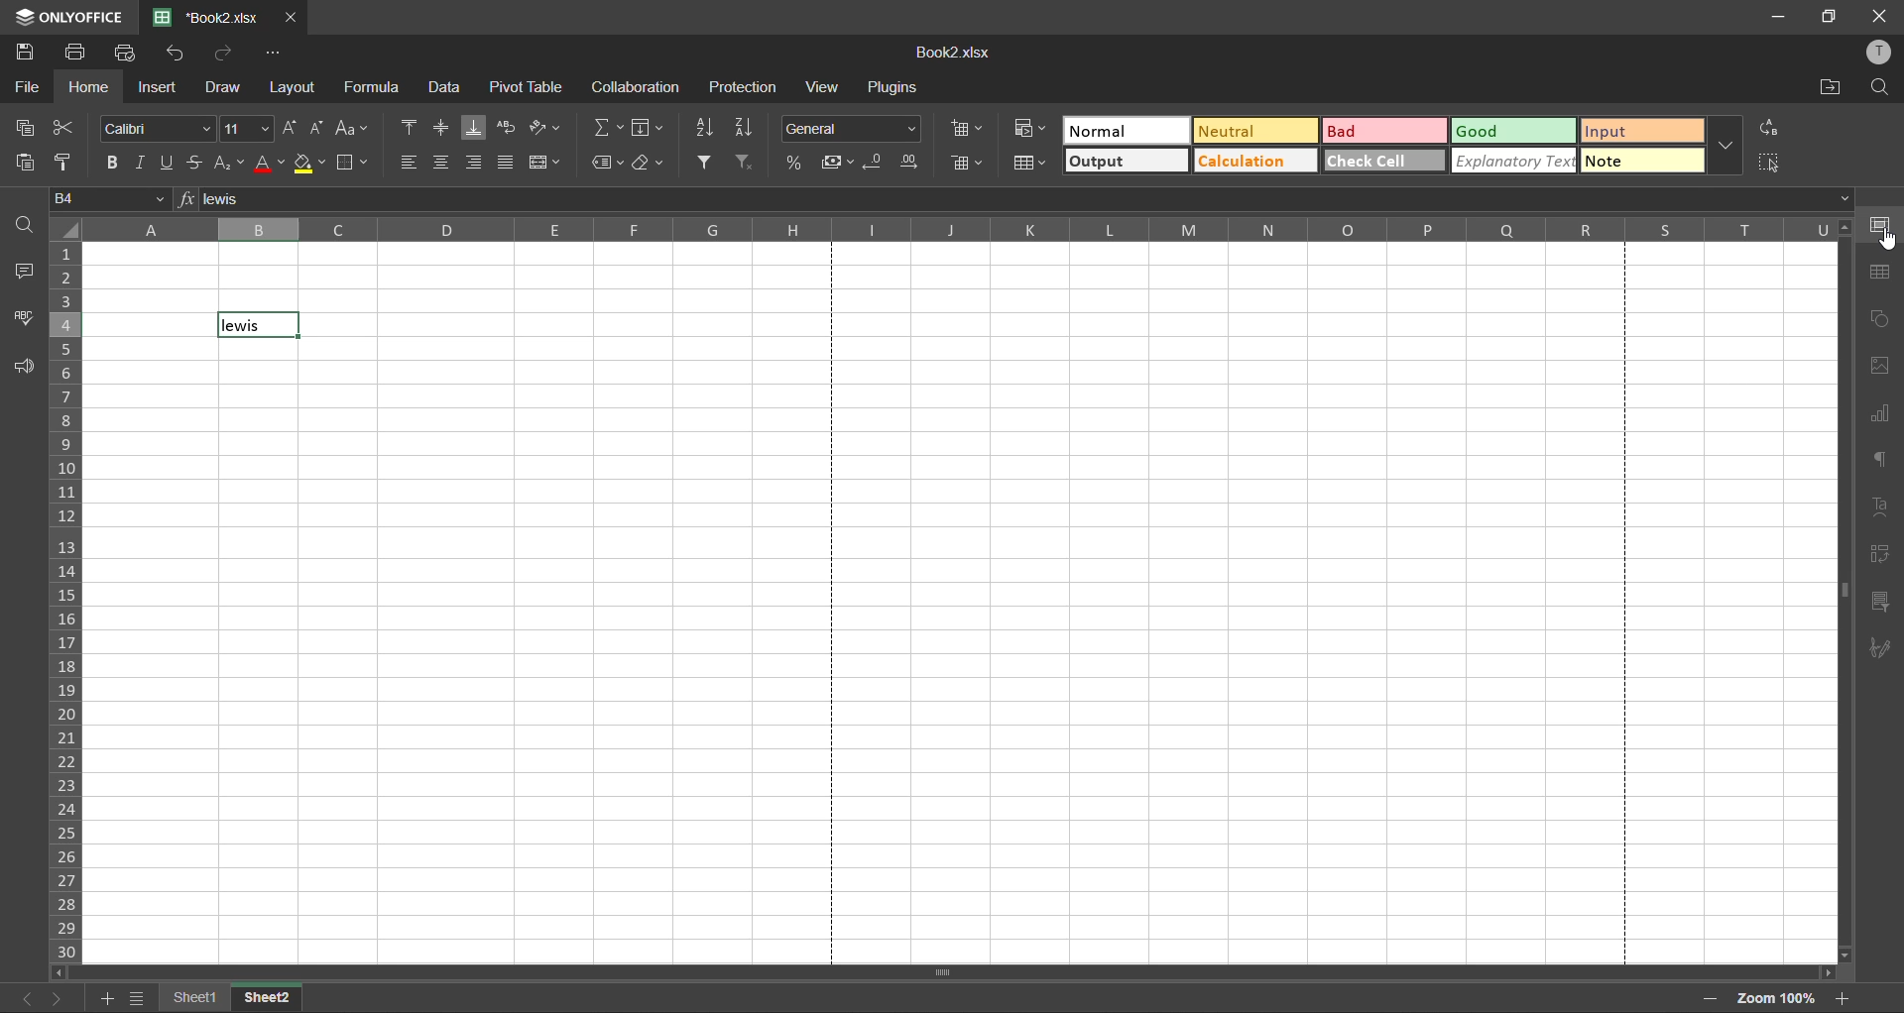  What do you see at coordinates (1885, 227) in the screenshot?
I see `cell settings` at bounding box center [1885, 227].